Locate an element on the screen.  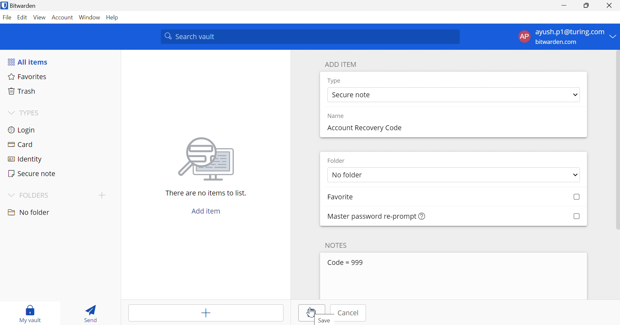
Favourites is located at coordinates (28, 77).